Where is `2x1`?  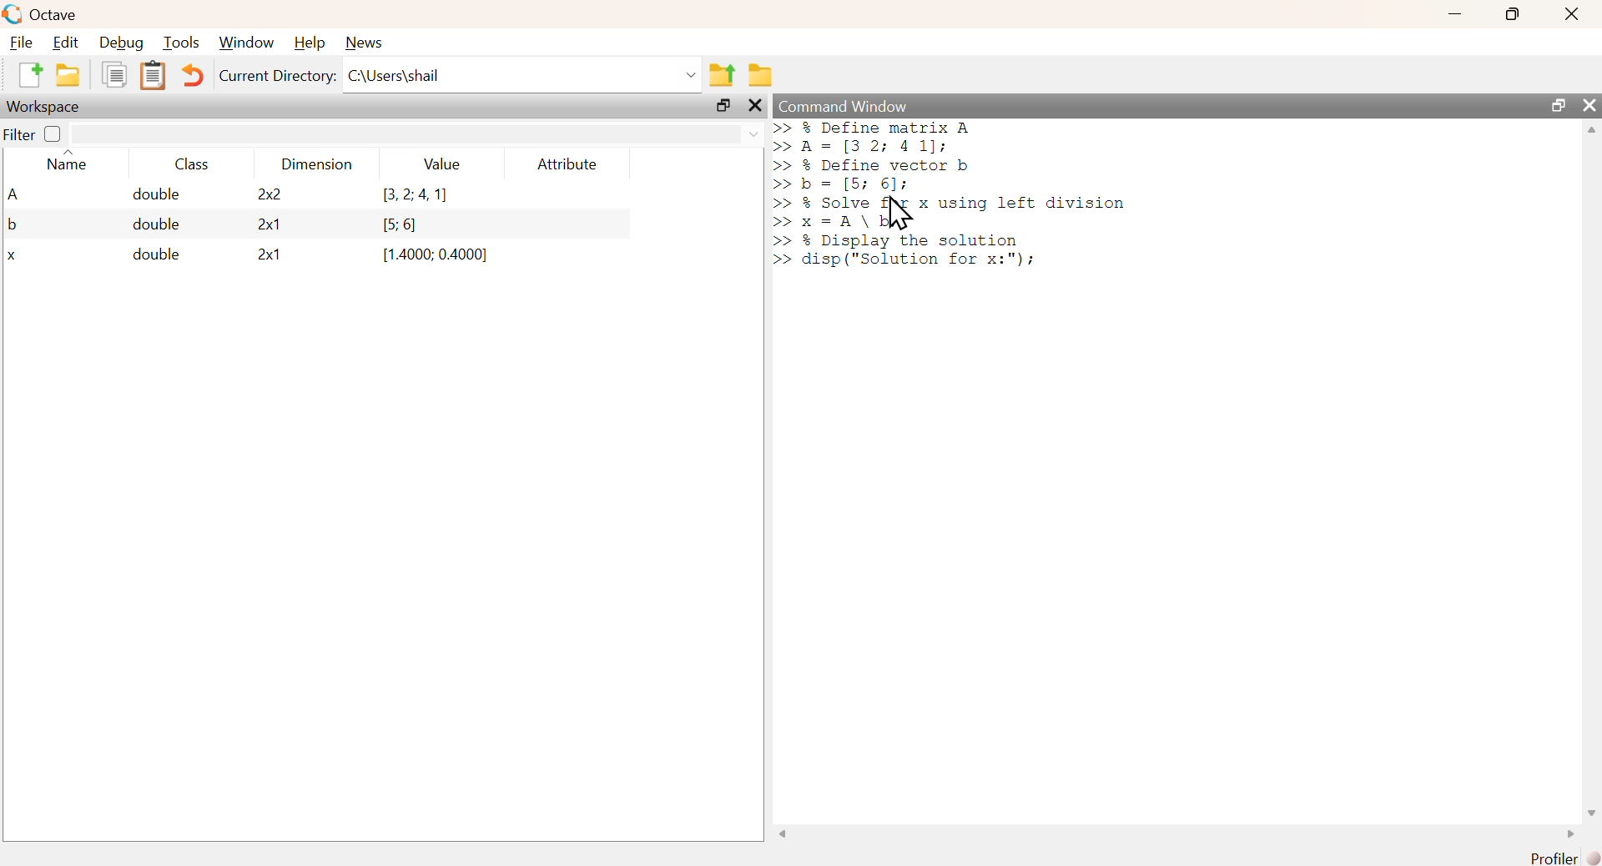 2x1 is located at coordinates (259, 224).